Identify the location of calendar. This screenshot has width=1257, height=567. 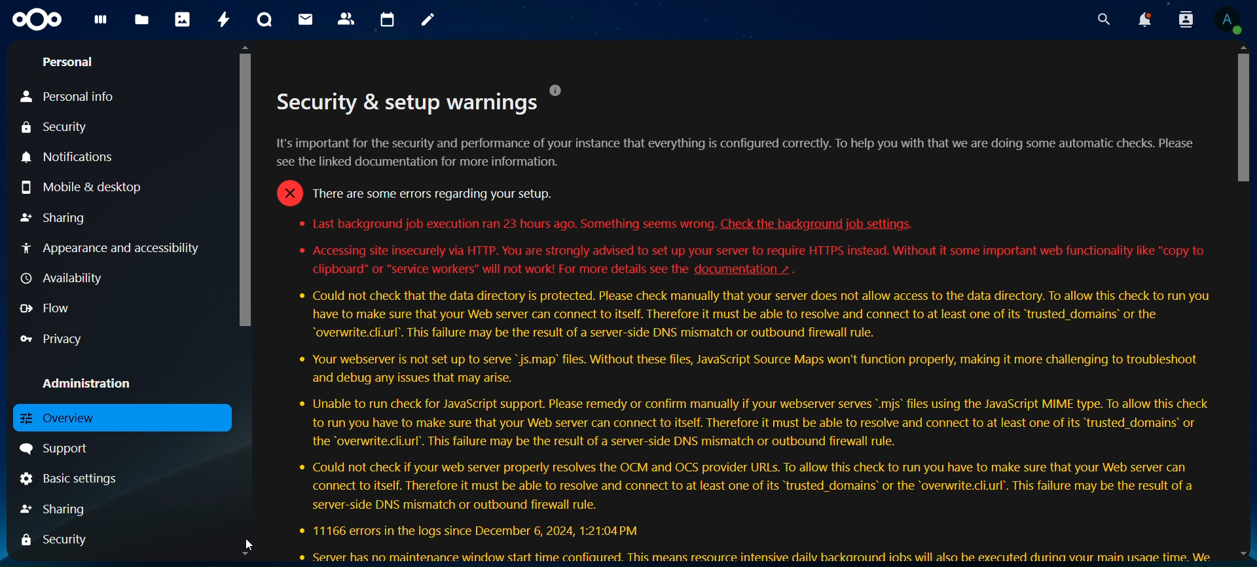
(386, 18).